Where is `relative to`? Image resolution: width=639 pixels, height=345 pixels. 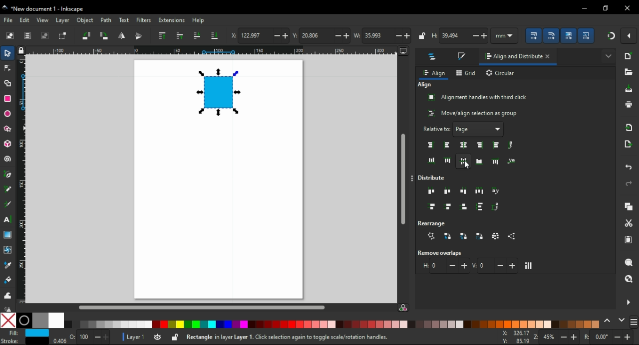
relative to is located at coordinates (464, 129).